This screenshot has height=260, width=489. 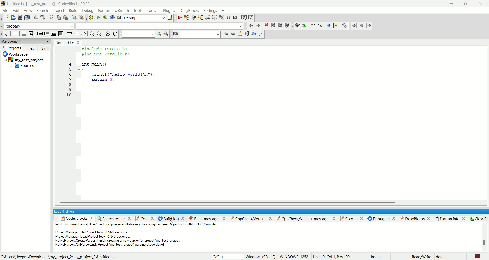 What do you see at coordinates (271, 203) in the screenshot?
I see `horizontal scroll bar` at bounding box center [271, 203].